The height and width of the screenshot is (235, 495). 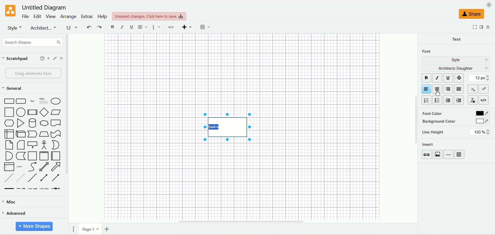 What do you see at coordinates (205, 27) in the screenshot?
I see `Grid Display` at bounding box center [205, 27].